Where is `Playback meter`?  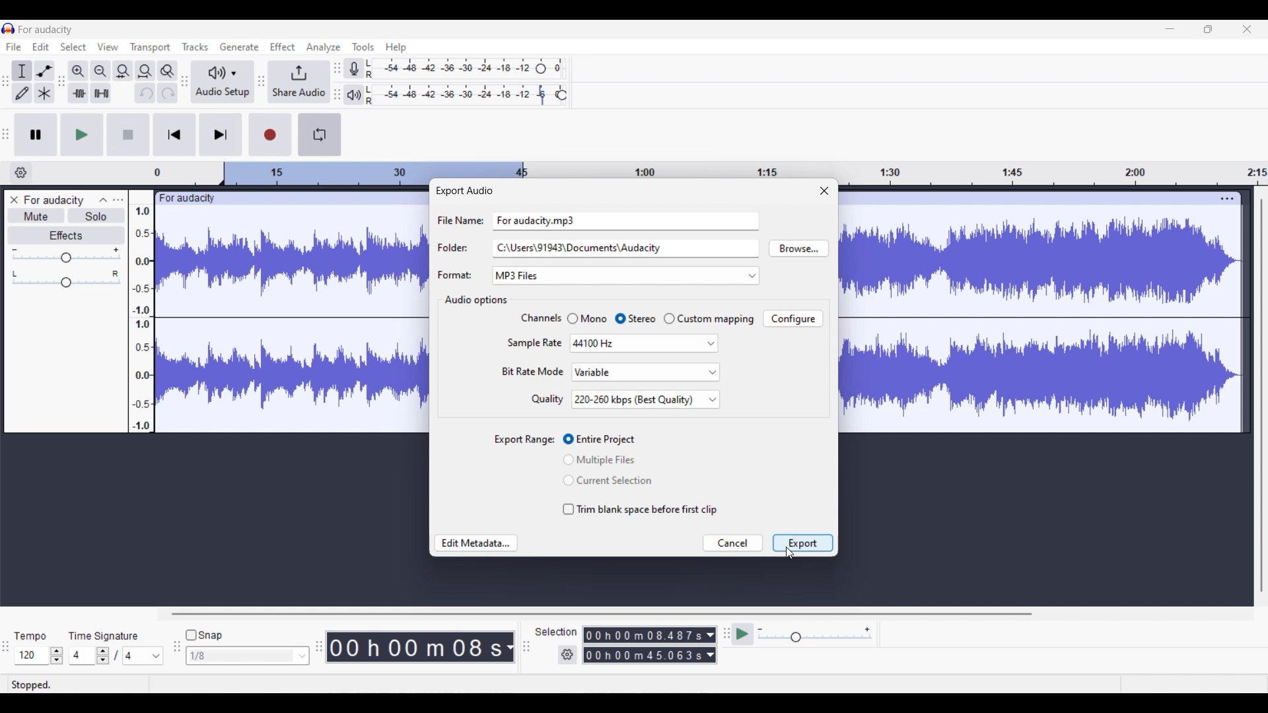 Playback meter is located at coordinates (353, 95).